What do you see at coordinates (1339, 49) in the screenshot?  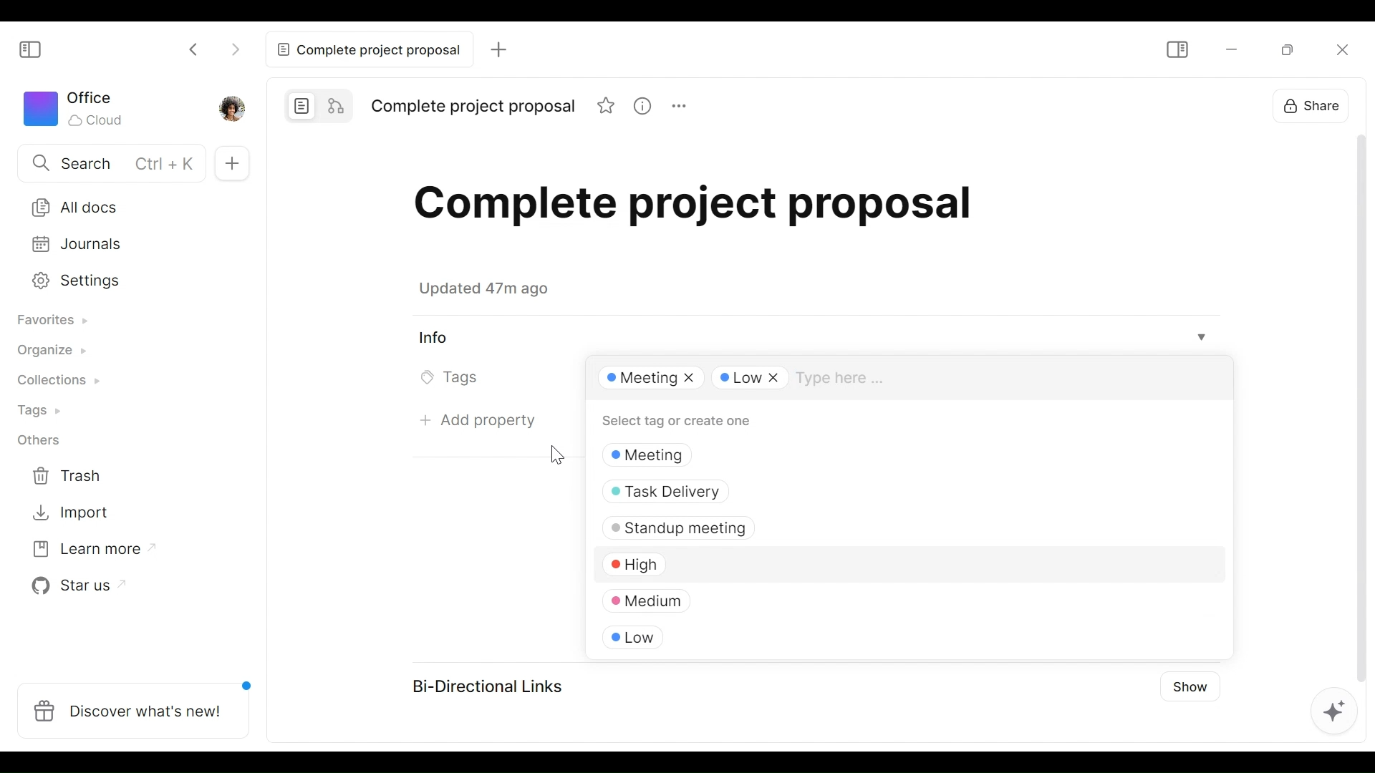 I see `Close` at bounding box center [1339, 49].